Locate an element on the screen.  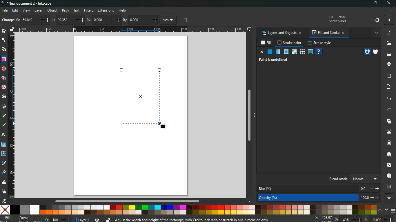
rectangle is located at coordinates (4, 59).